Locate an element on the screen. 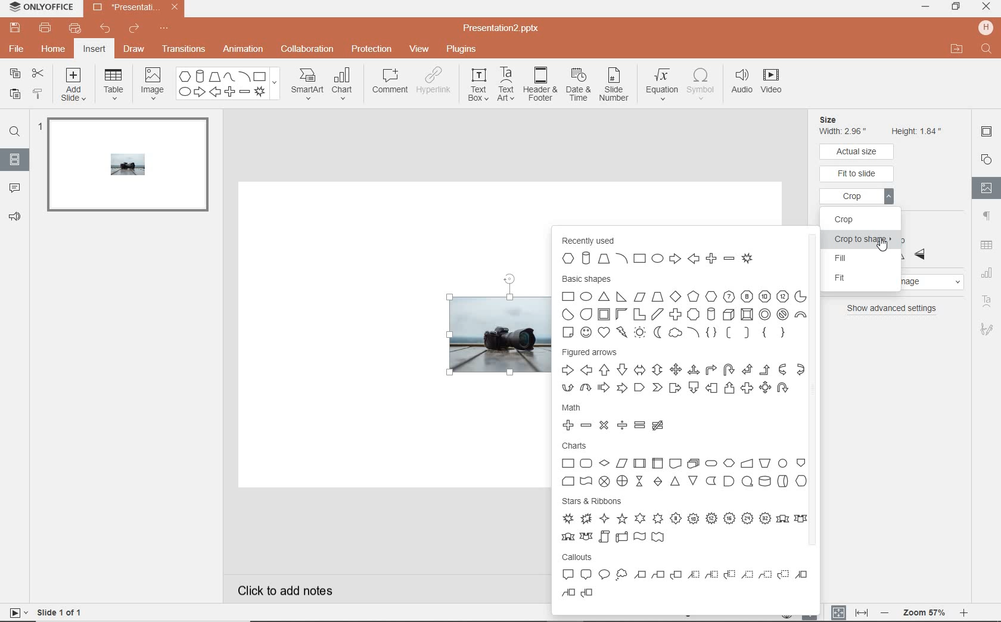 The height and width of the screenshot is (622, 1001). fit to slide is located at coordinates (857, 174).